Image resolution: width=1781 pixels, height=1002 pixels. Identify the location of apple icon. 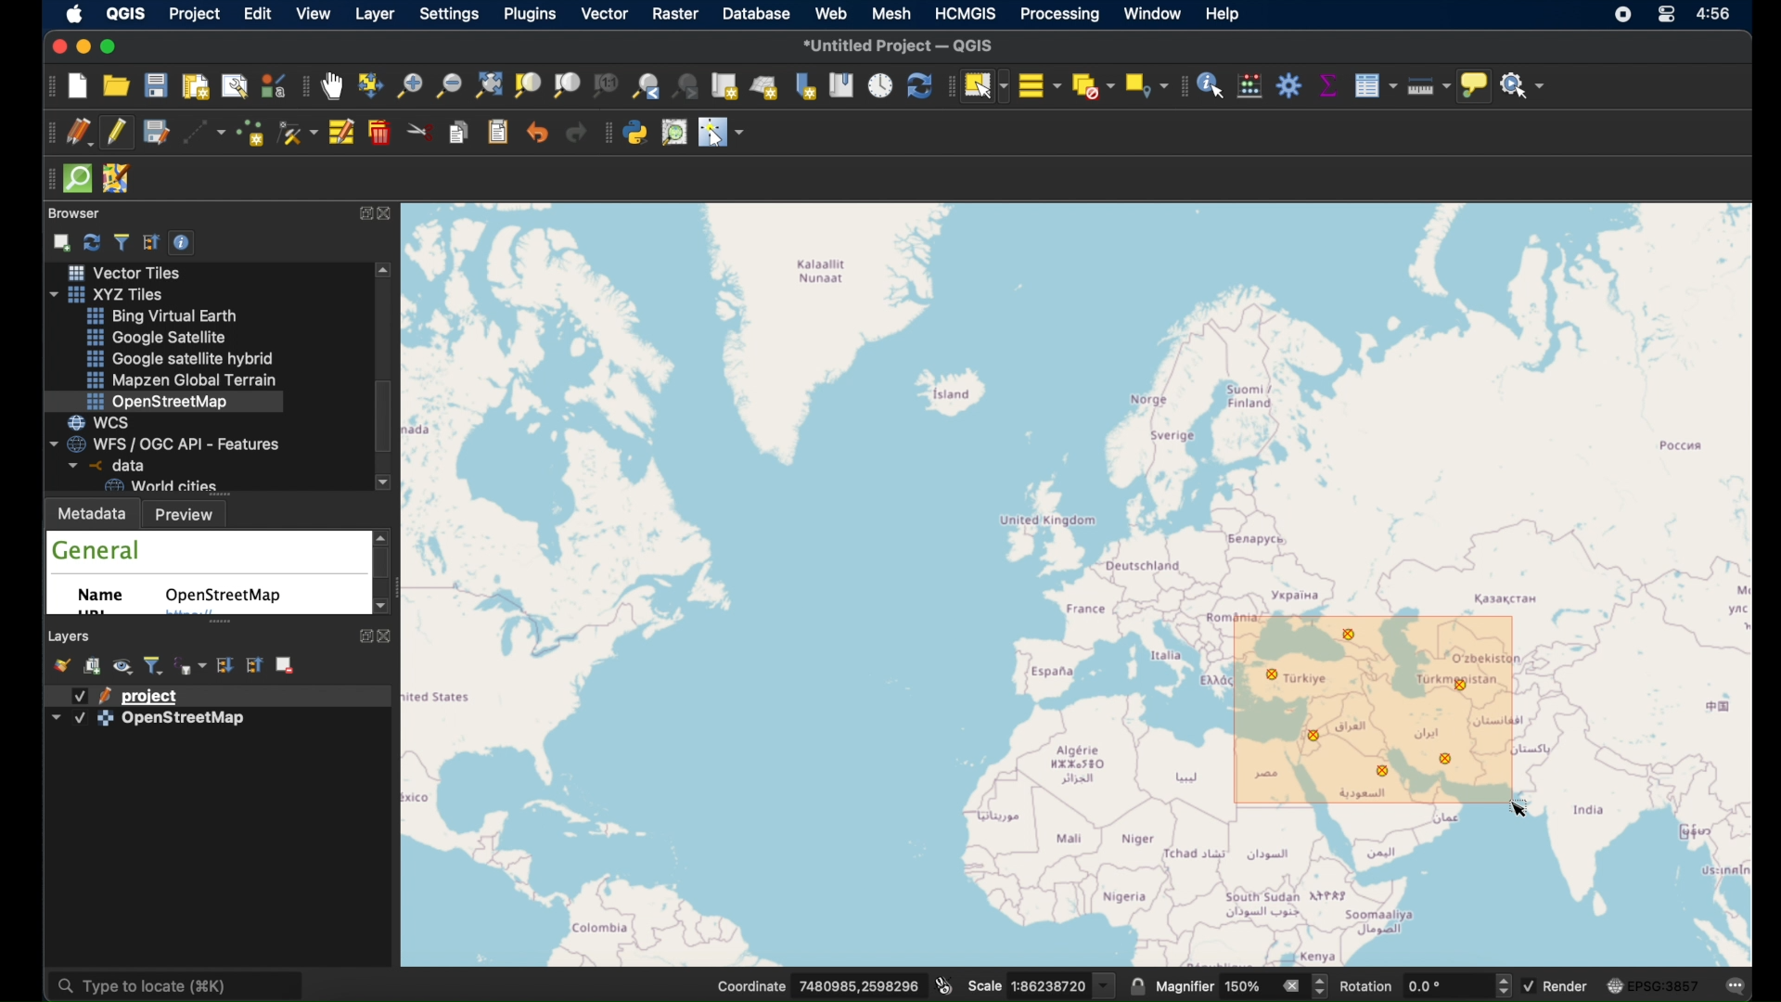
(79, 16).